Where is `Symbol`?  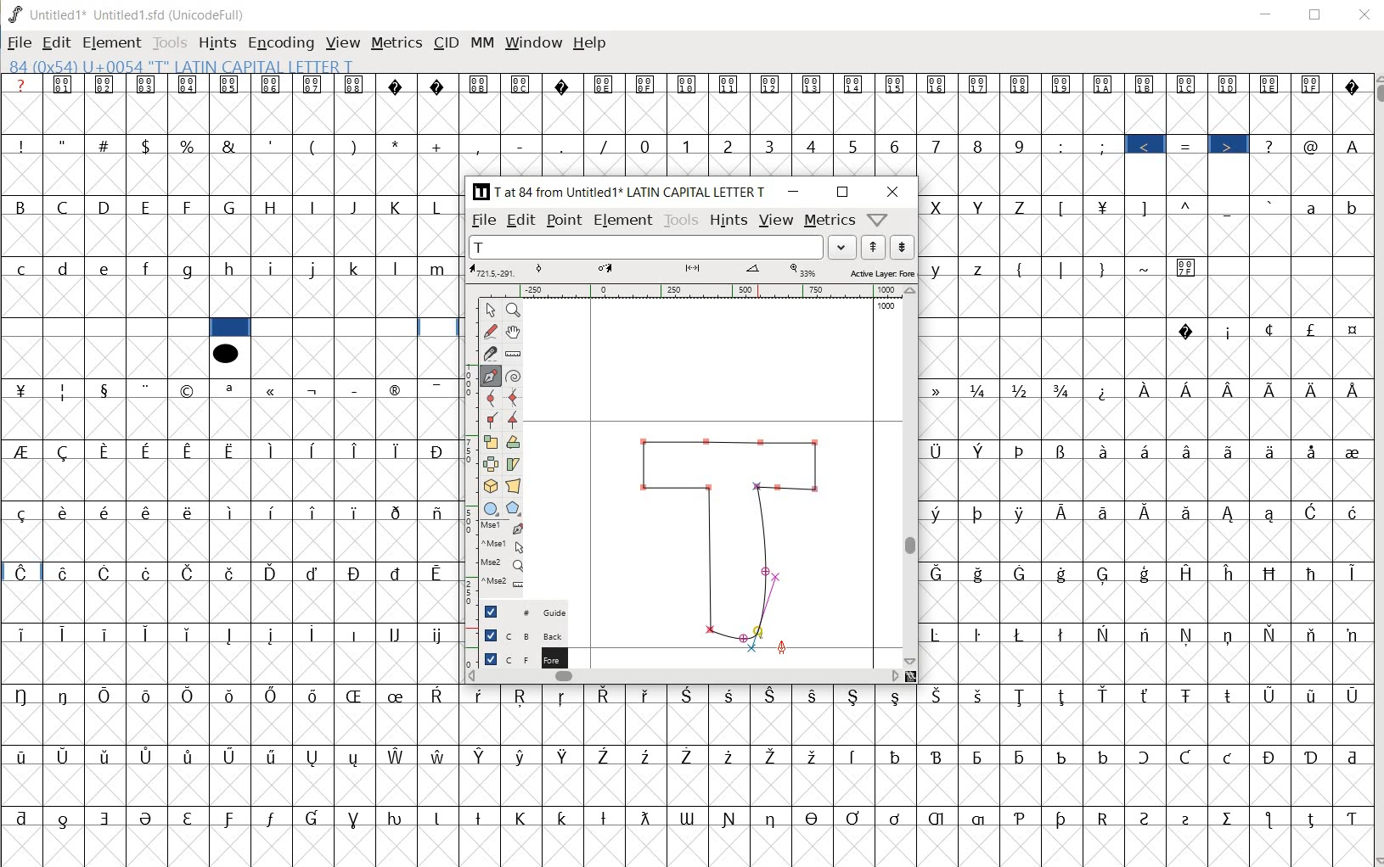 Symbol is located at coordinates (980, 450).